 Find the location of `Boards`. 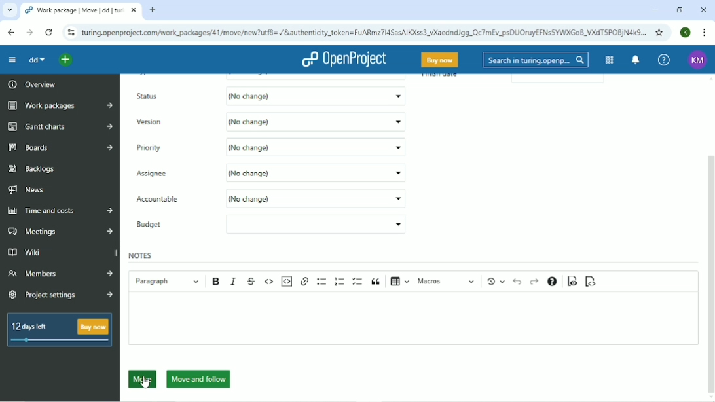

Boards is located at coordinates (61, 147).